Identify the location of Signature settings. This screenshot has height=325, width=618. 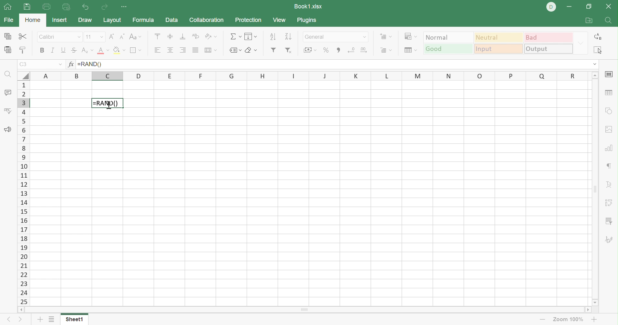
(610, 241).